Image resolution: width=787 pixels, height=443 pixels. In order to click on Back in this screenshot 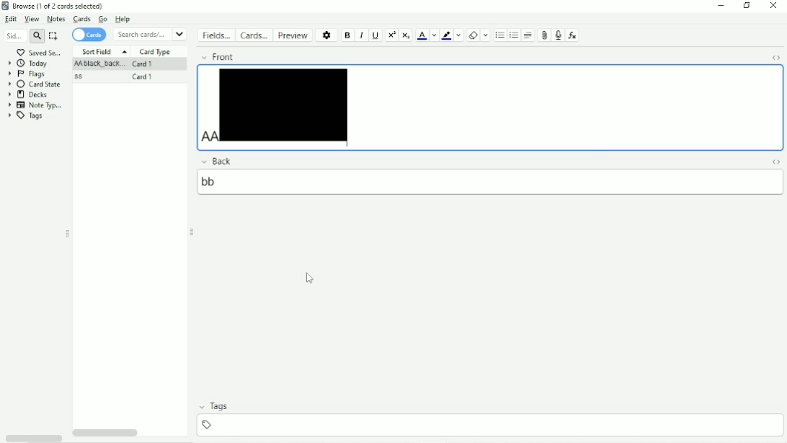, I will do `click(221, 160)`.